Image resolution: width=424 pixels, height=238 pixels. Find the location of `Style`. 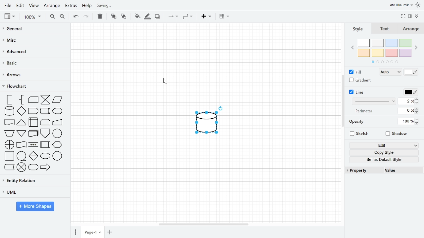

Style is located at coordinates (358, 29).